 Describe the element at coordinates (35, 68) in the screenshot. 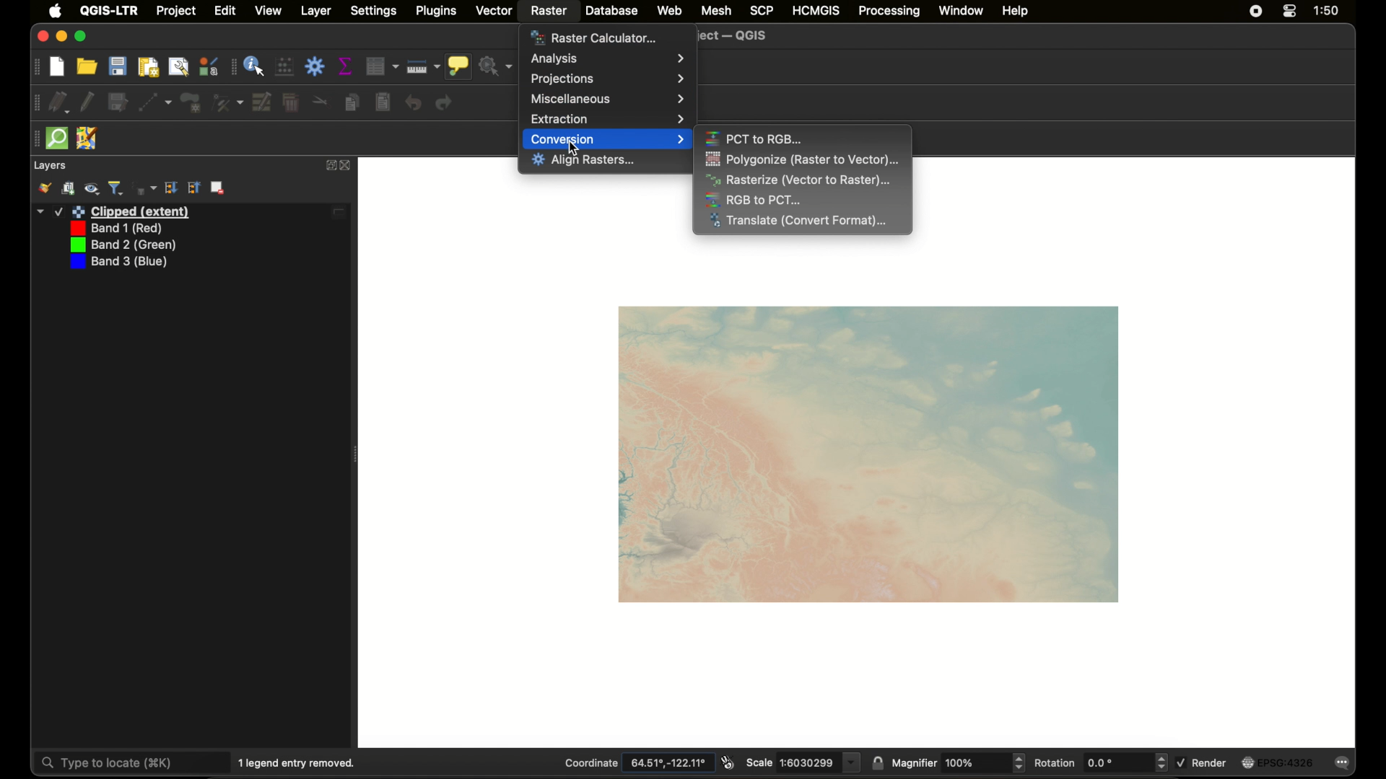

I see `drag handle` at that location.